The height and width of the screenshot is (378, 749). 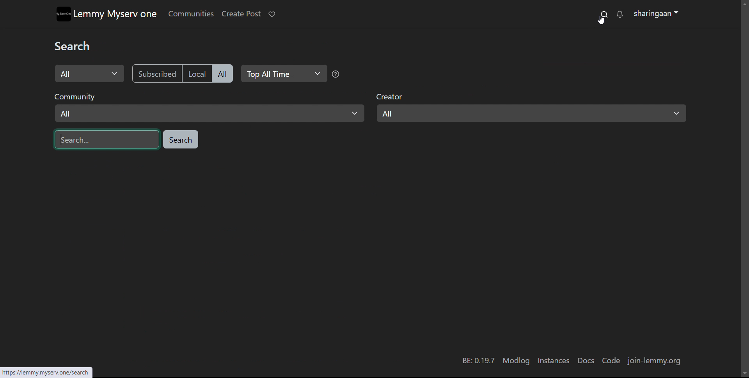 What do you see at coordinates (516, 361) in the screenshot?
I see `modlog` at bounding box center [516, 361].